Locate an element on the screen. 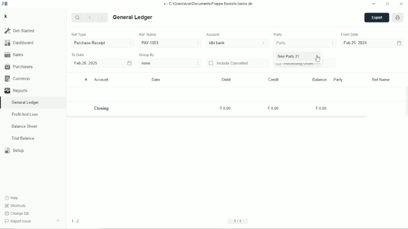 Image resolution: width=408 pixels, height=229 pixels. Setup is located at coordinates (15, 151).